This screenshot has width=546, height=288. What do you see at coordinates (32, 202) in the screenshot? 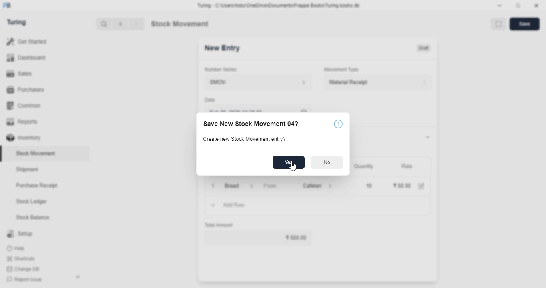
I see `stock ledger` at bounding box center [32, 202].